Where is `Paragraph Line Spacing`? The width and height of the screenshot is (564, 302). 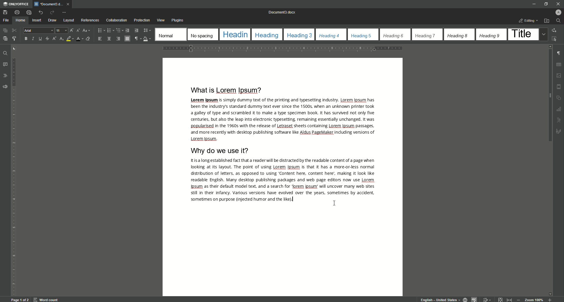 Paragraph Line Spacing is located at coordinates (147, 30).